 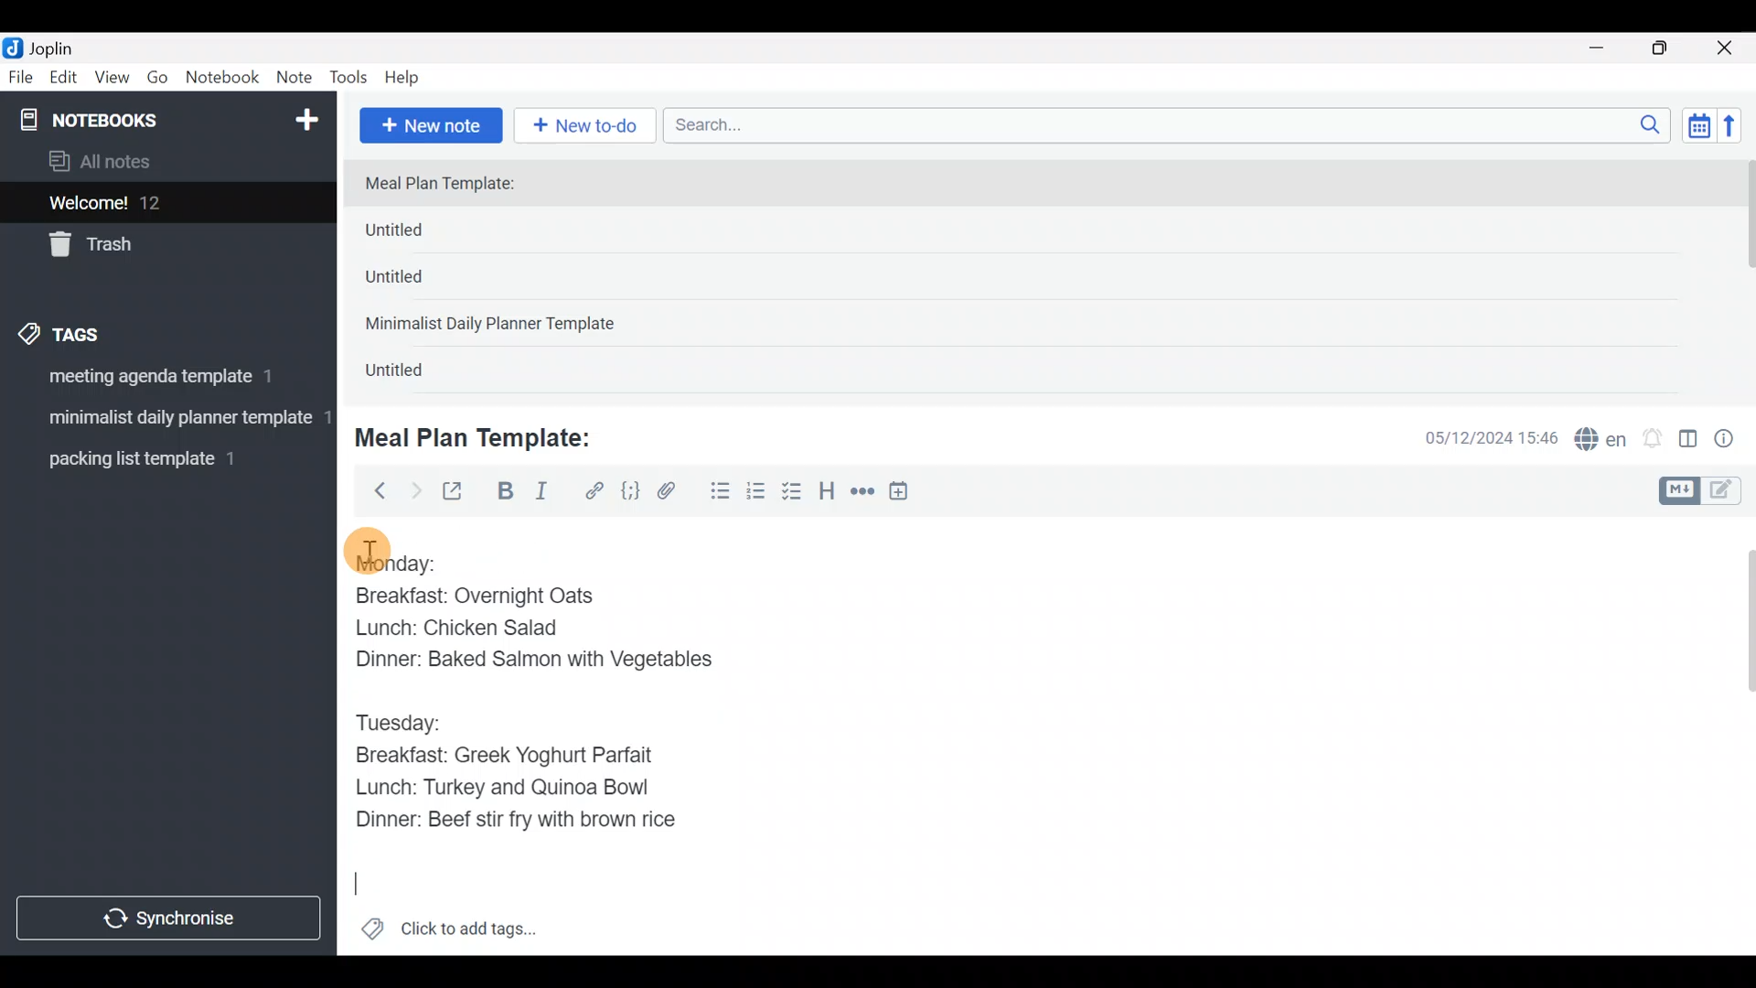 What do you see at coordinates (471, 596) in the screenshot?
I see `Breakfast: Overnight Oats` at bounding box center [471, 596].